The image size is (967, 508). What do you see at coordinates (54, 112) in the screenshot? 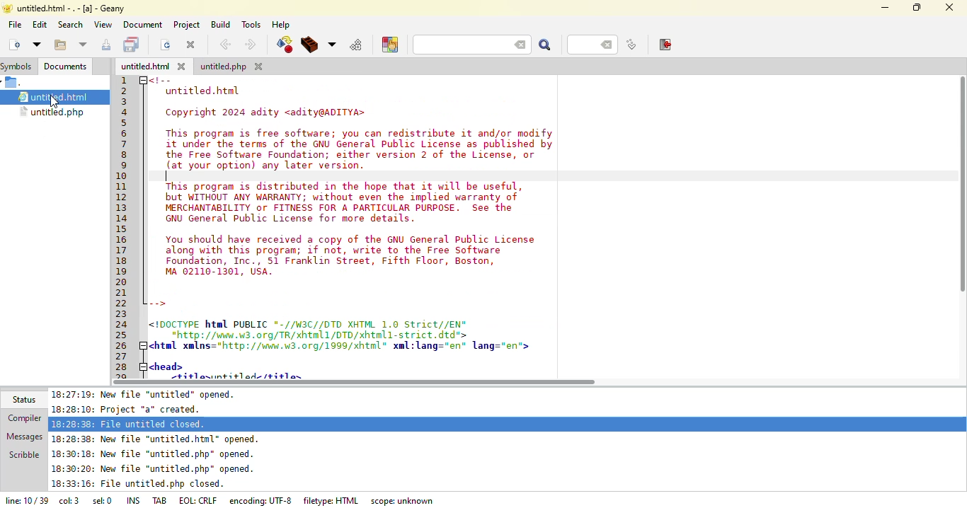
I see `php` at bounding box center [54, 112].